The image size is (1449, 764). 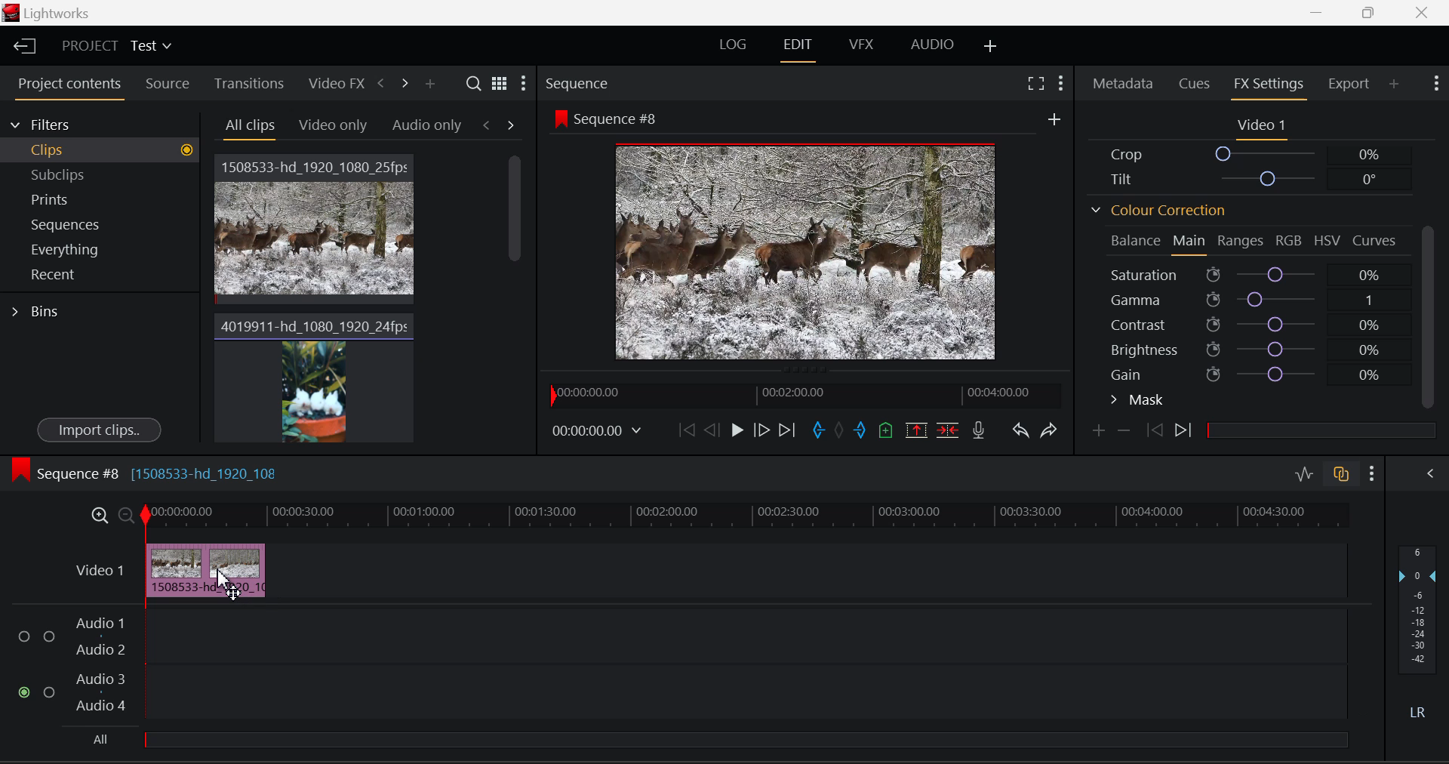 I want to click on Audio Input Field, so click(x=743, y=692).